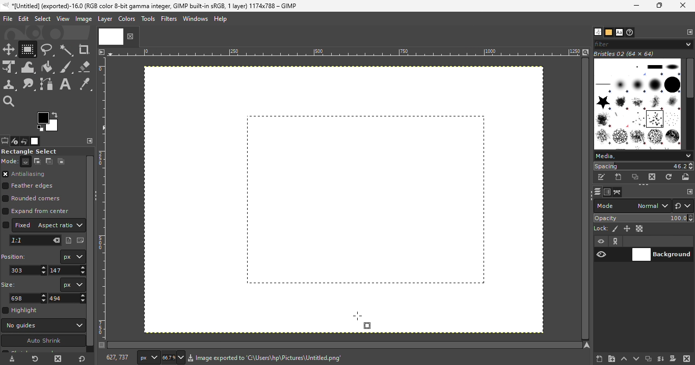 The height and width of the screenshot is (365, 695). Describe the element at coordinates (42, 341) in the screenshot. I see `Auto shrink` at that location.